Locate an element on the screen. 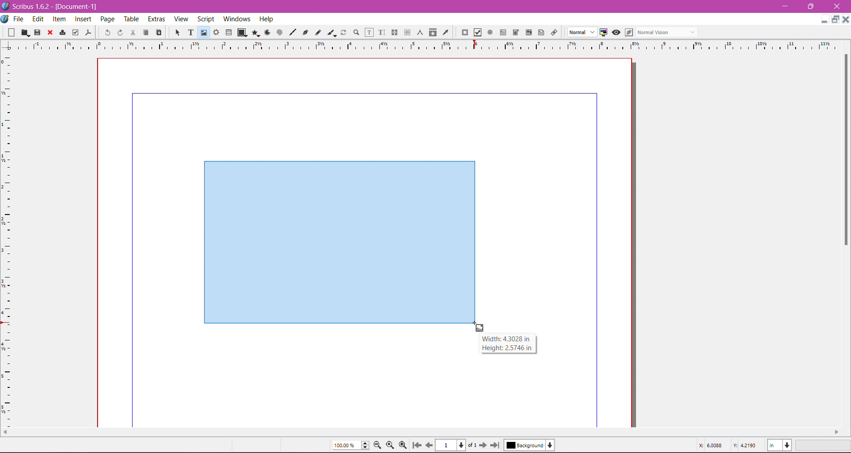 The image size is (851, 453). Zoom In by the stepping value in the Tools preferences is located at coordinates (404, 445).